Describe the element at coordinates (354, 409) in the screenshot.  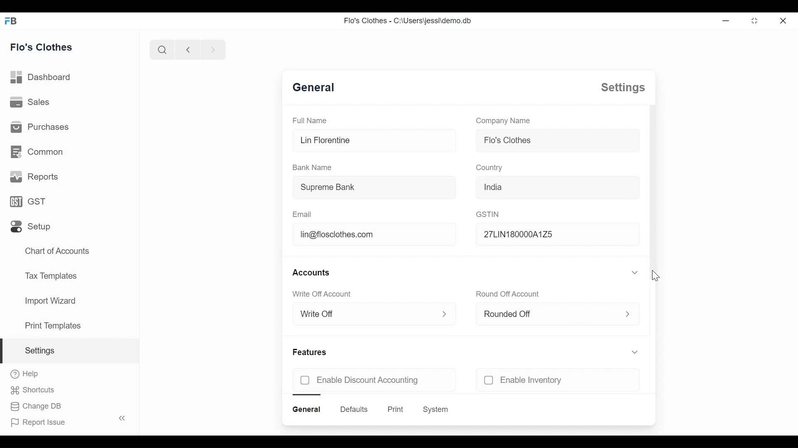
I see `Defaults` at that location.